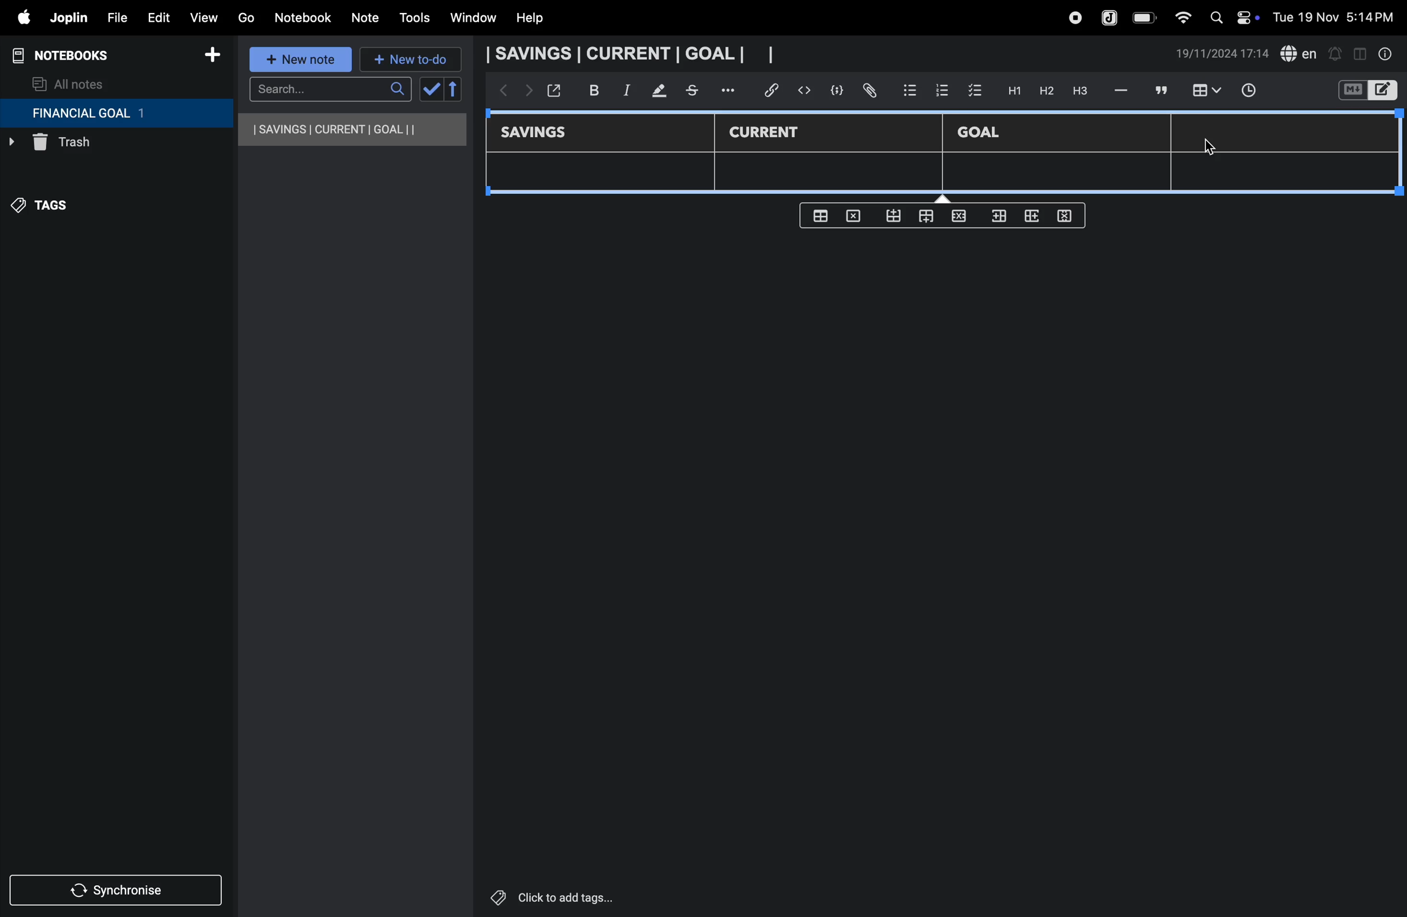 The height and width of the screenshot is (917, 1407). Describe the element at coordinates (997, 219) in the screenshot. I see `inser rows` at that location.